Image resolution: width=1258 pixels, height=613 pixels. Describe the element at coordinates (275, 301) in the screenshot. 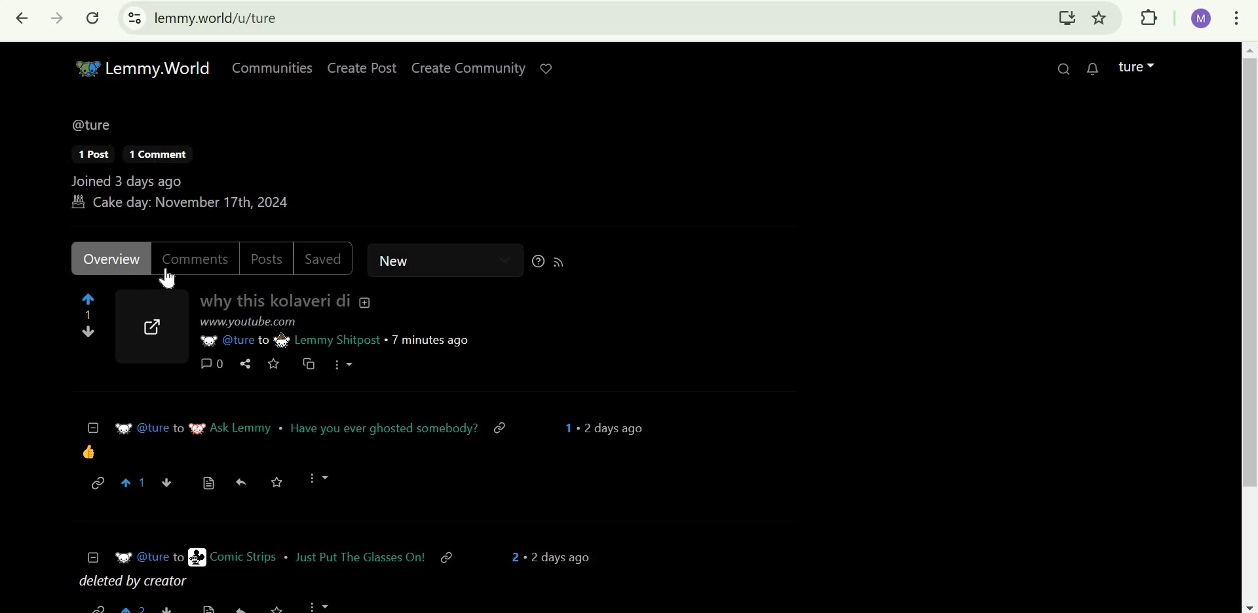

I see `post headline` at that location.